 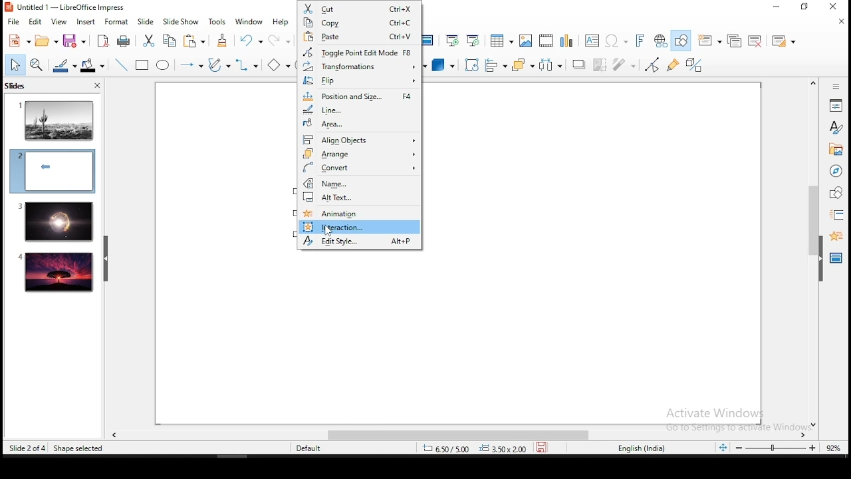 What do you see at coordinates (359, 108) in the screenshot?
I see `line` at bounding box center [359, 108].